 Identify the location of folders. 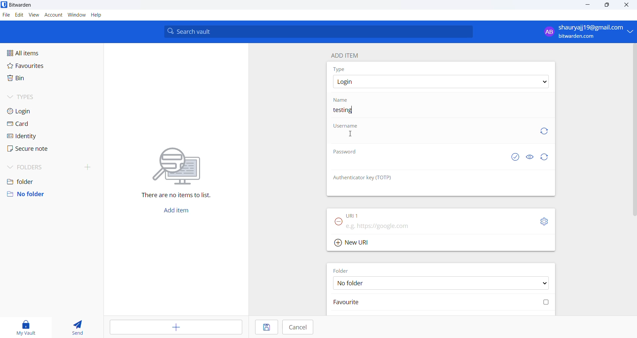
(53, 166).